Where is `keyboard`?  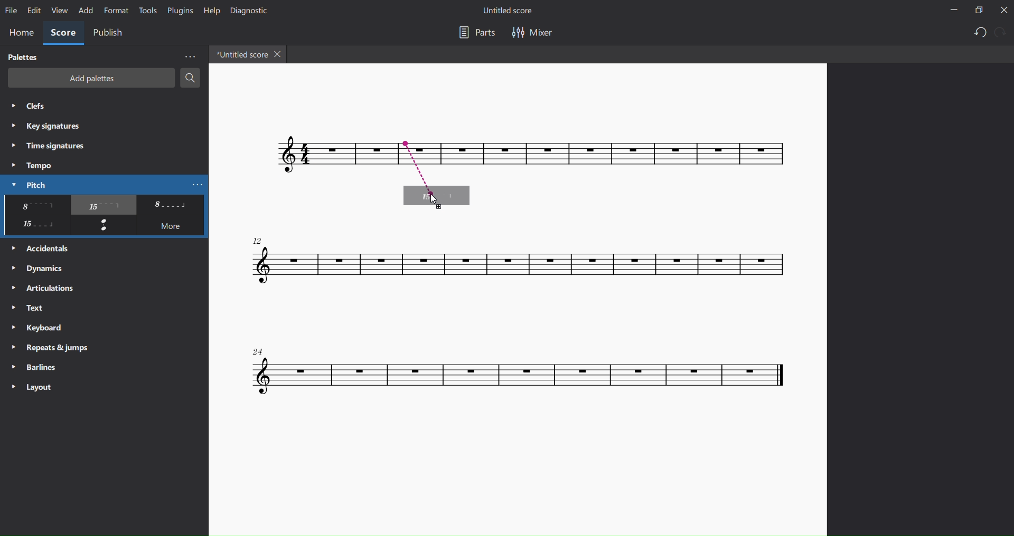 keyboard is located at coordinates (40, 329).